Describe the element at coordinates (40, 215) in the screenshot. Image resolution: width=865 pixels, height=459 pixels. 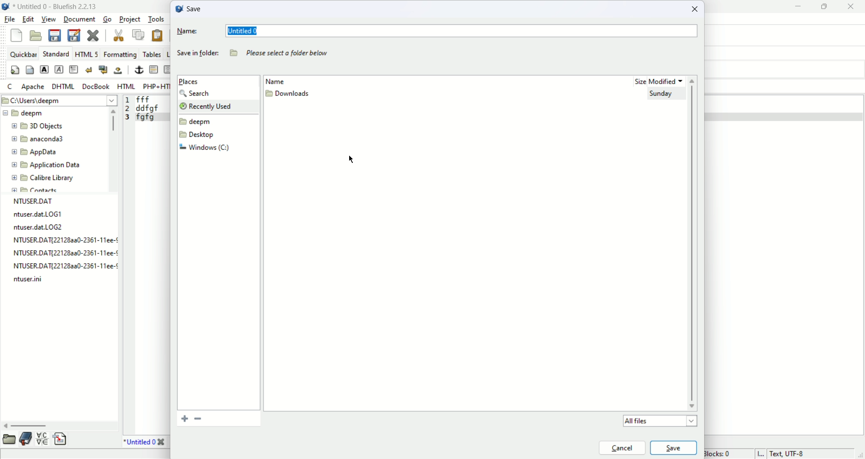
I see `ntuser.dat LOG1` at that location.